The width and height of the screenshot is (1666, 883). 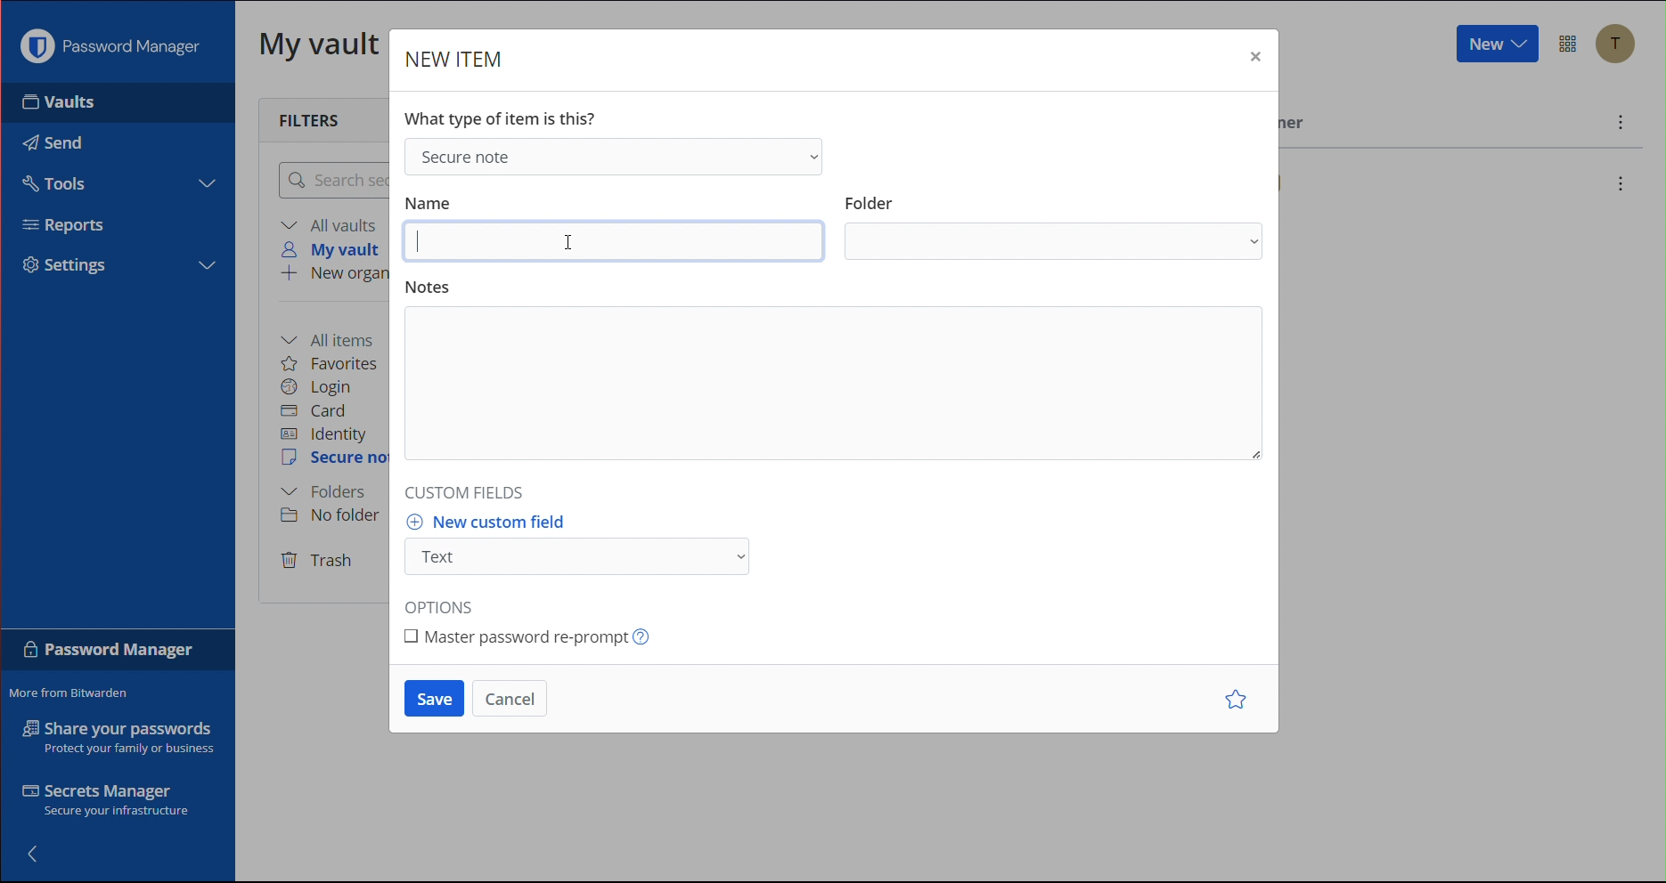 I want to click on Settings, so click(x=73, y=265).